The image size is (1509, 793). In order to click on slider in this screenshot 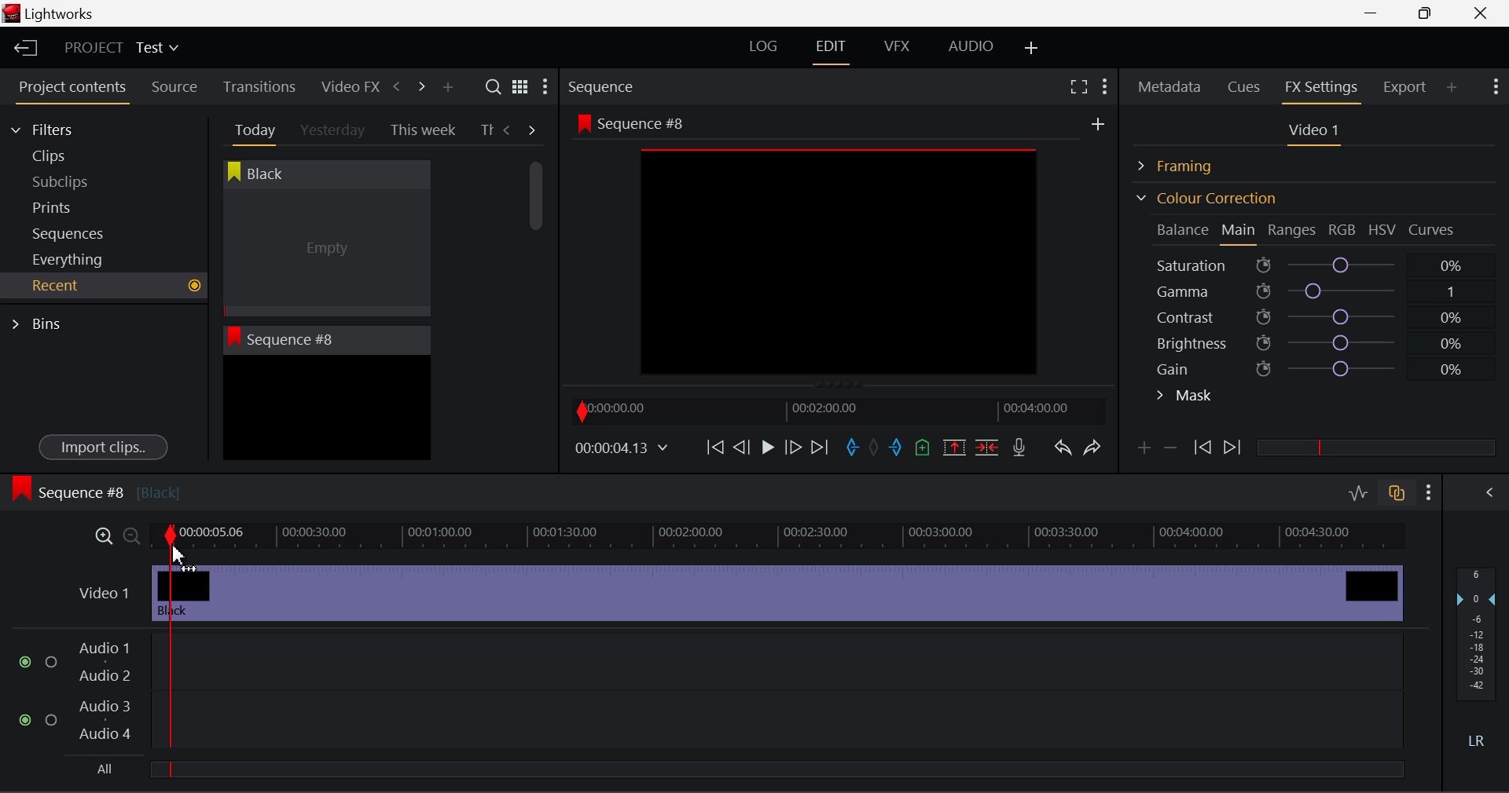, I will do `click(776, 769)`.